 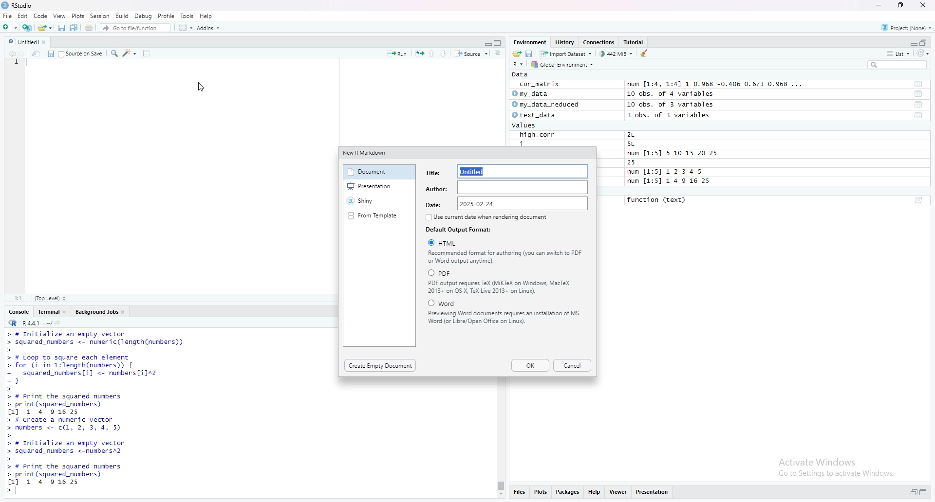 What do you see at coordinates (49, 299) in the screenshot?
I see `Top level ` at bounding box center [49, 299].